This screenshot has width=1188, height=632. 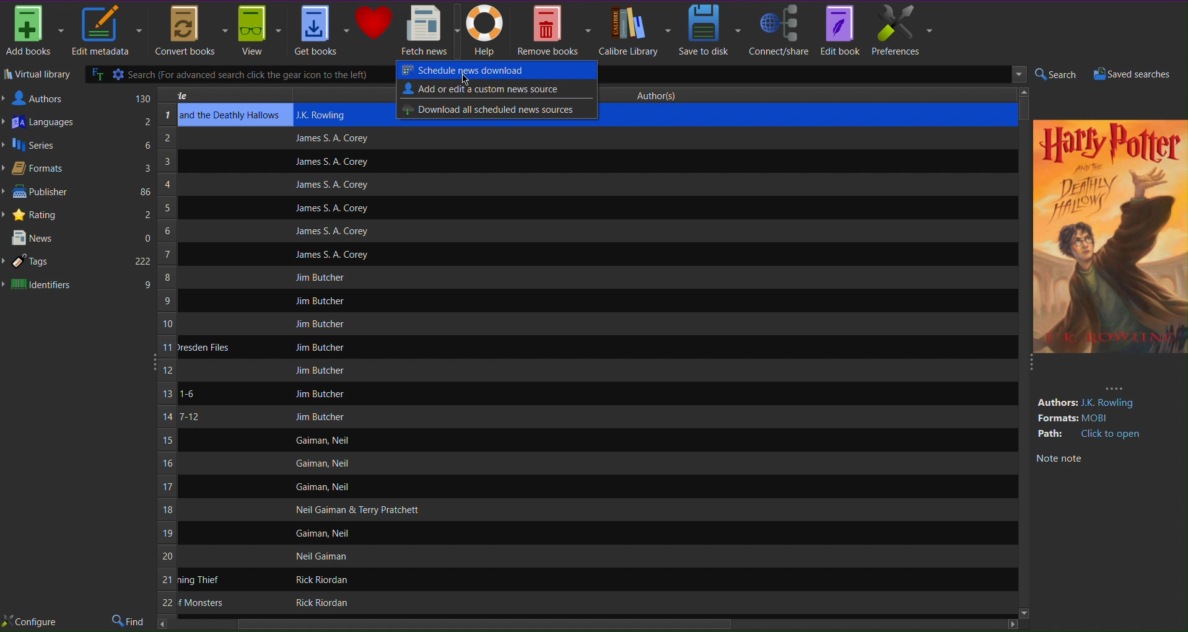 What do you see at coordinates (1112, 403) in the screenshot?
I see `JK. Rowling` at bounding box center [1112, 403].